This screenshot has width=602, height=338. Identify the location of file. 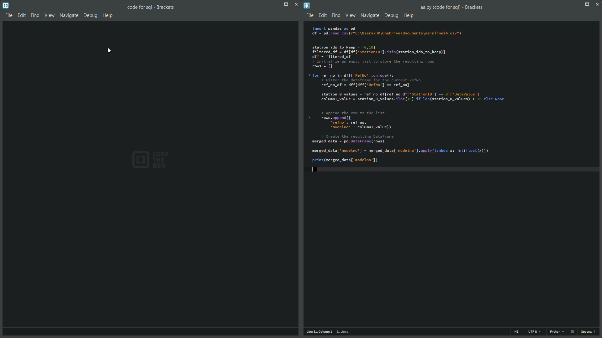
(310, 15).